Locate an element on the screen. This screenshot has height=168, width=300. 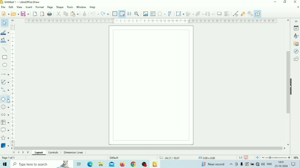
Cut is located at coordinates (59, 14).